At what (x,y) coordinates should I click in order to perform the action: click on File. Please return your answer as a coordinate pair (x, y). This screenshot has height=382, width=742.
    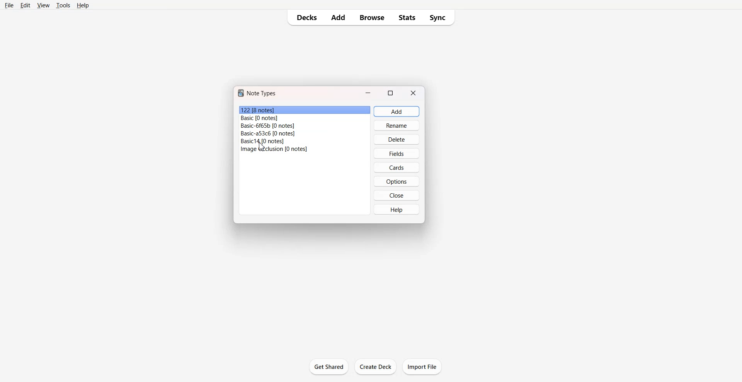
    Looking at the image, I should click on (305, 110).